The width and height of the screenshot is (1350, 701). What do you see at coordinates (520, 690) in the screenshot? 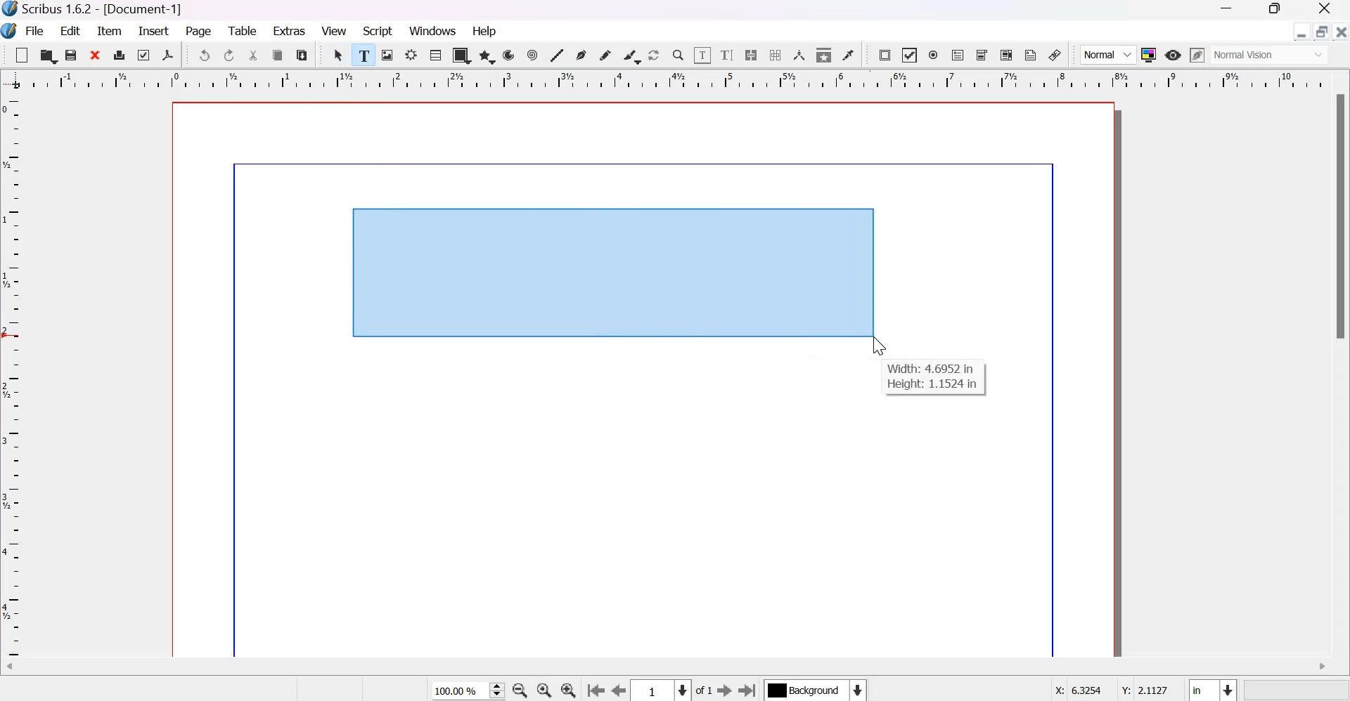
I see `zoom out` at bounding box center [520, 690].